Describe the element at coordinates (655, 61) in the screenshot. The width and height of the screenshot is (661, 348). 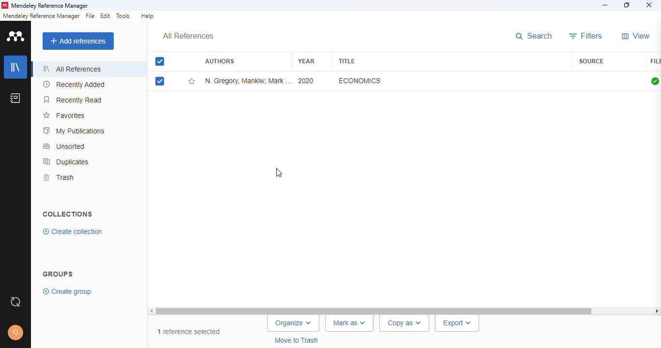
I see `file` at that location.